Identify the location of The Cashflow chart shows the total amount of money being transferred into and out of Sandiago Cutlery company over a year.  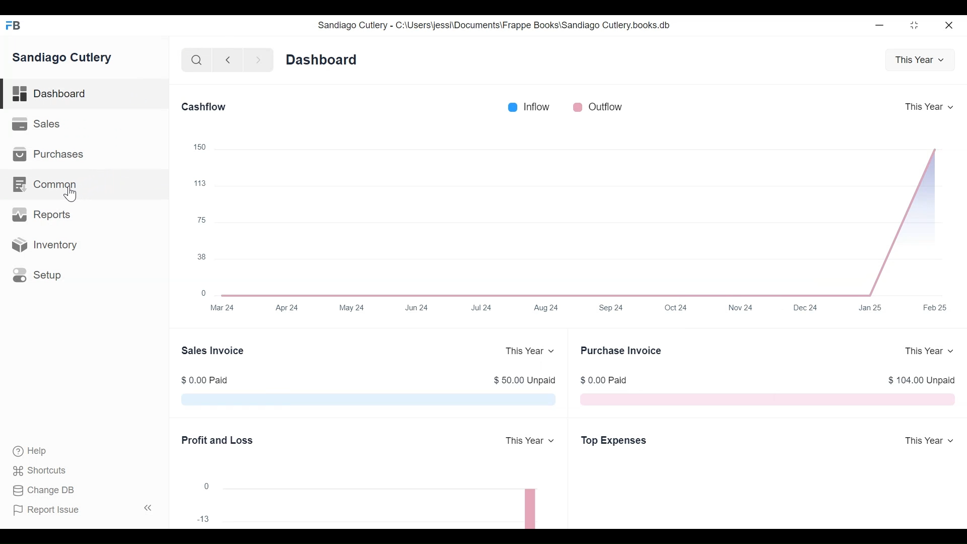
(580, 220).